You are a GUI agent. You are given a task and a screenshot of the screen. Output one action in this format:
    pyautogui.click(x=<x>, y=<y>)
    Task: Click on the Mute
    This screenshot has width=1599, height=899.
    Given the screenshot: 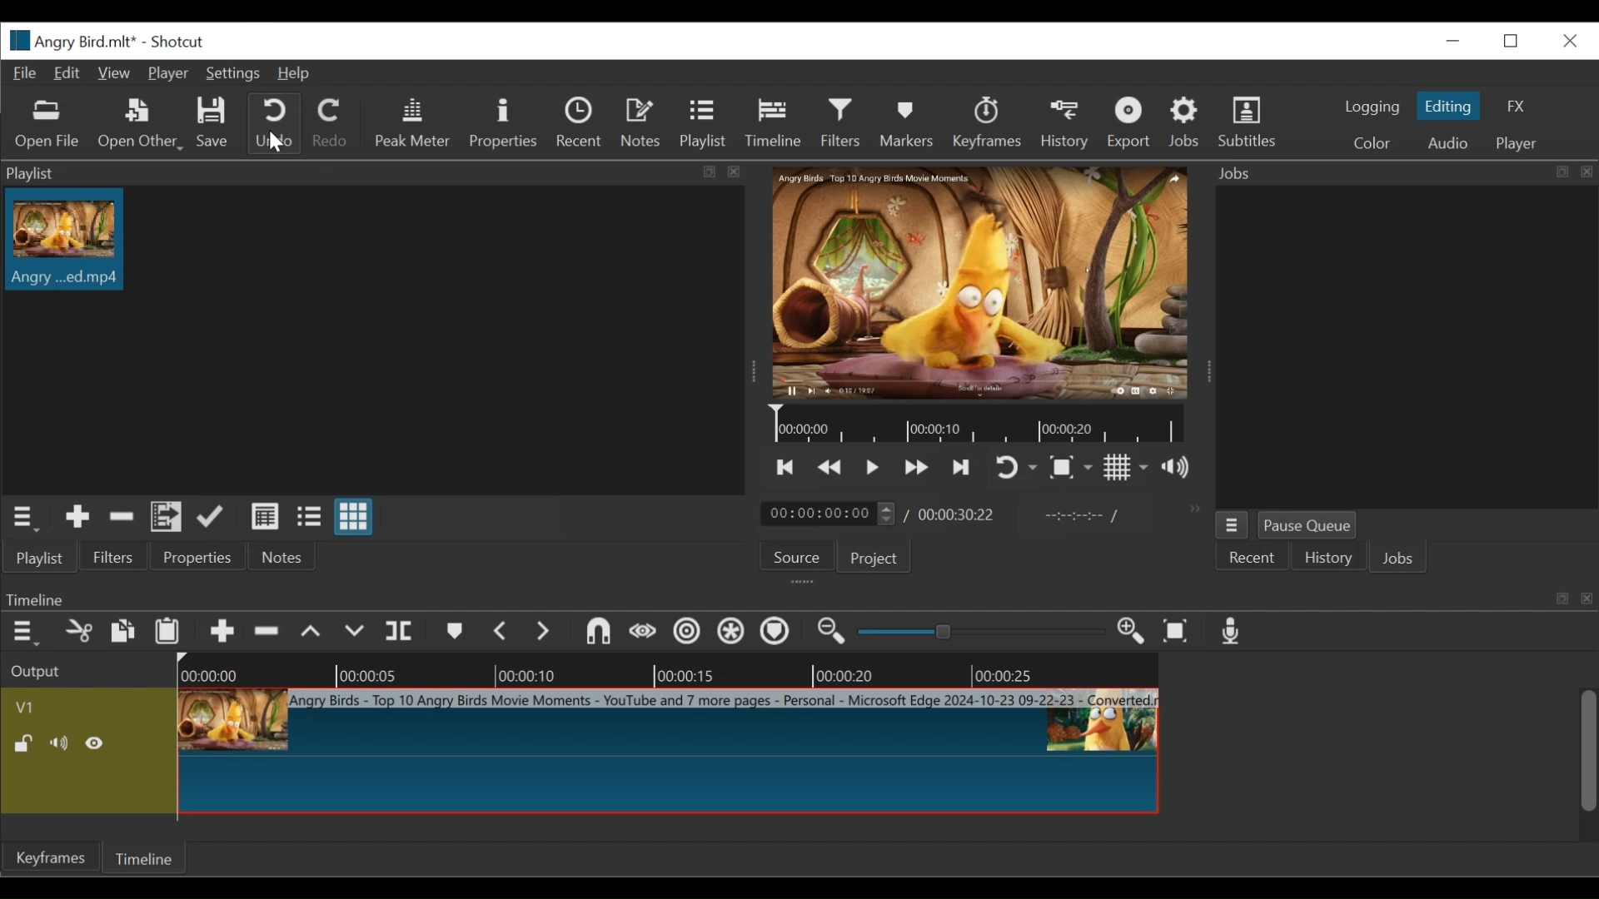 What is the action you would take?
    pyautogui.click(x=62, y=743)
    